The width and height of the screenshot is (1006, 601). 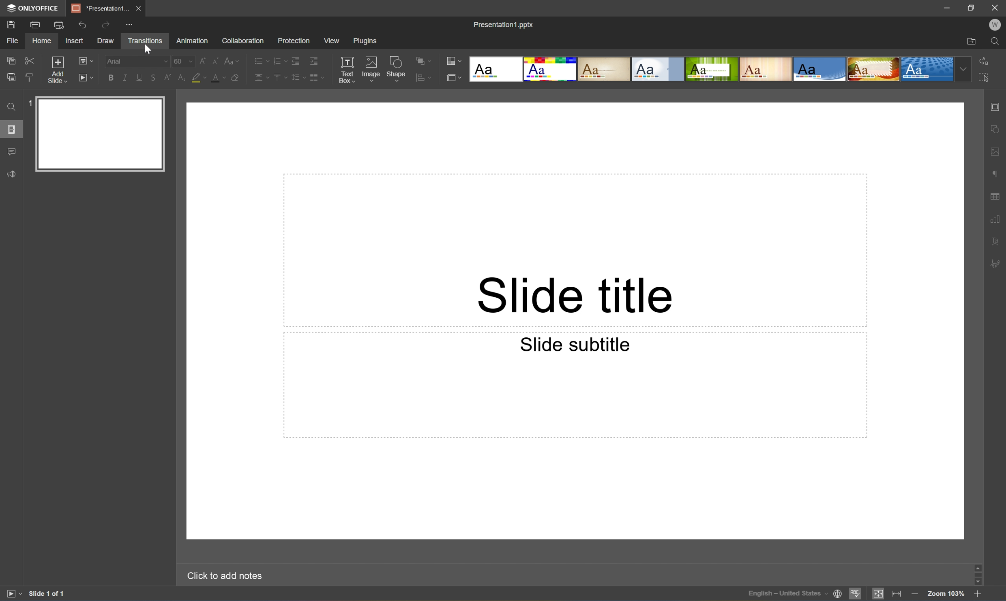 I want to click on Insert column, so click(x=316, y=78).